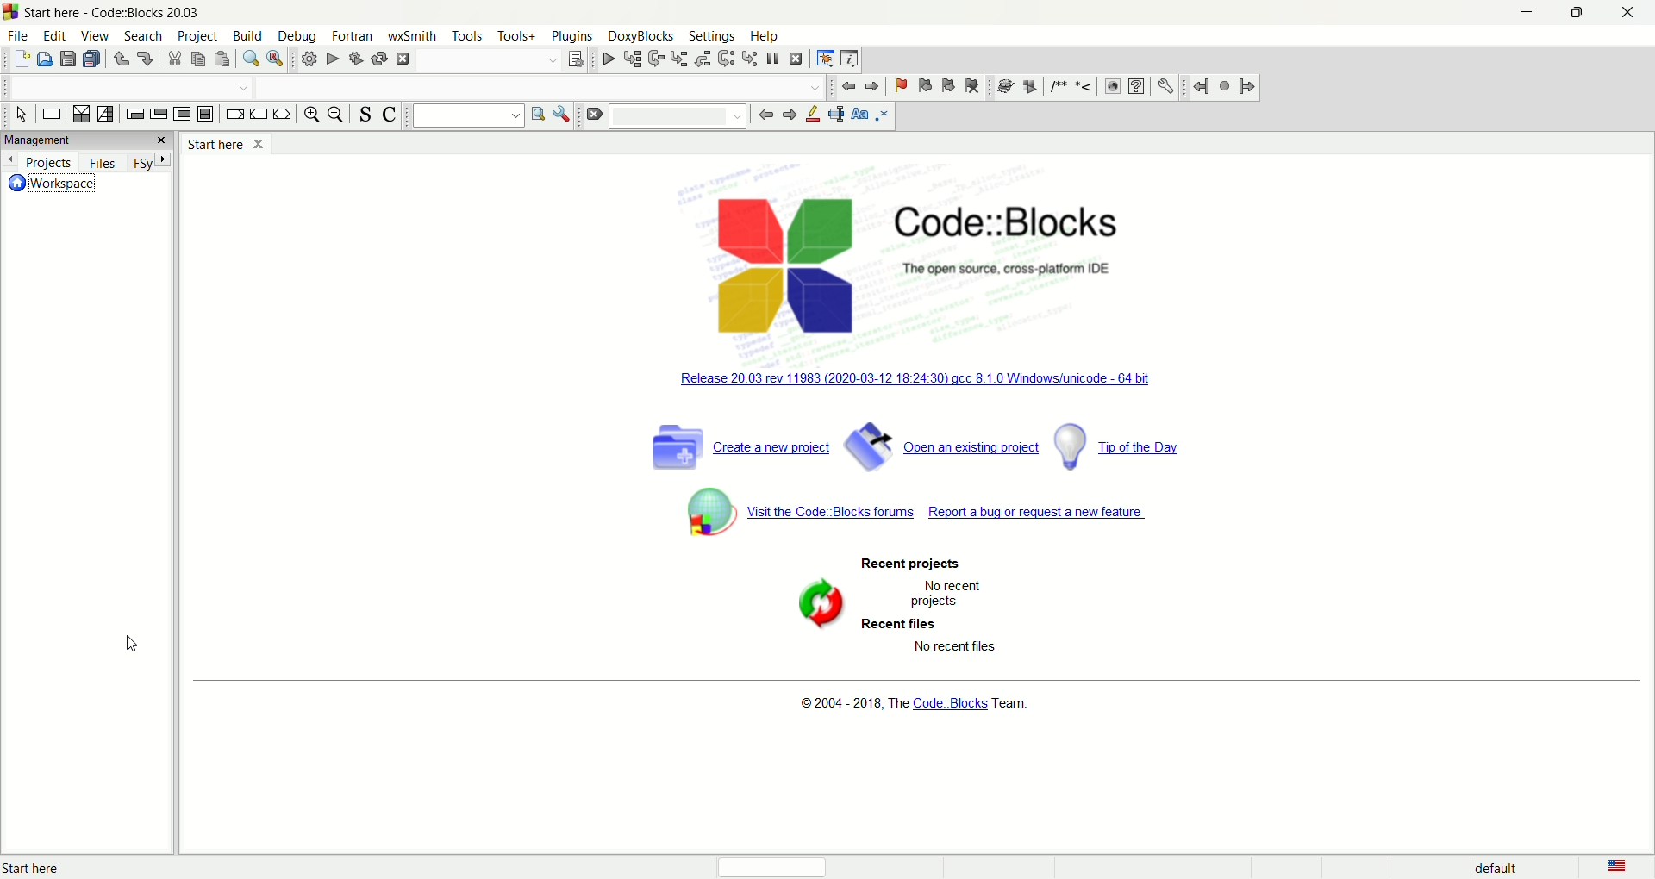 The width and height of the screenshot is (1655, 879). I want to click on toggle source, so click(365, 115).